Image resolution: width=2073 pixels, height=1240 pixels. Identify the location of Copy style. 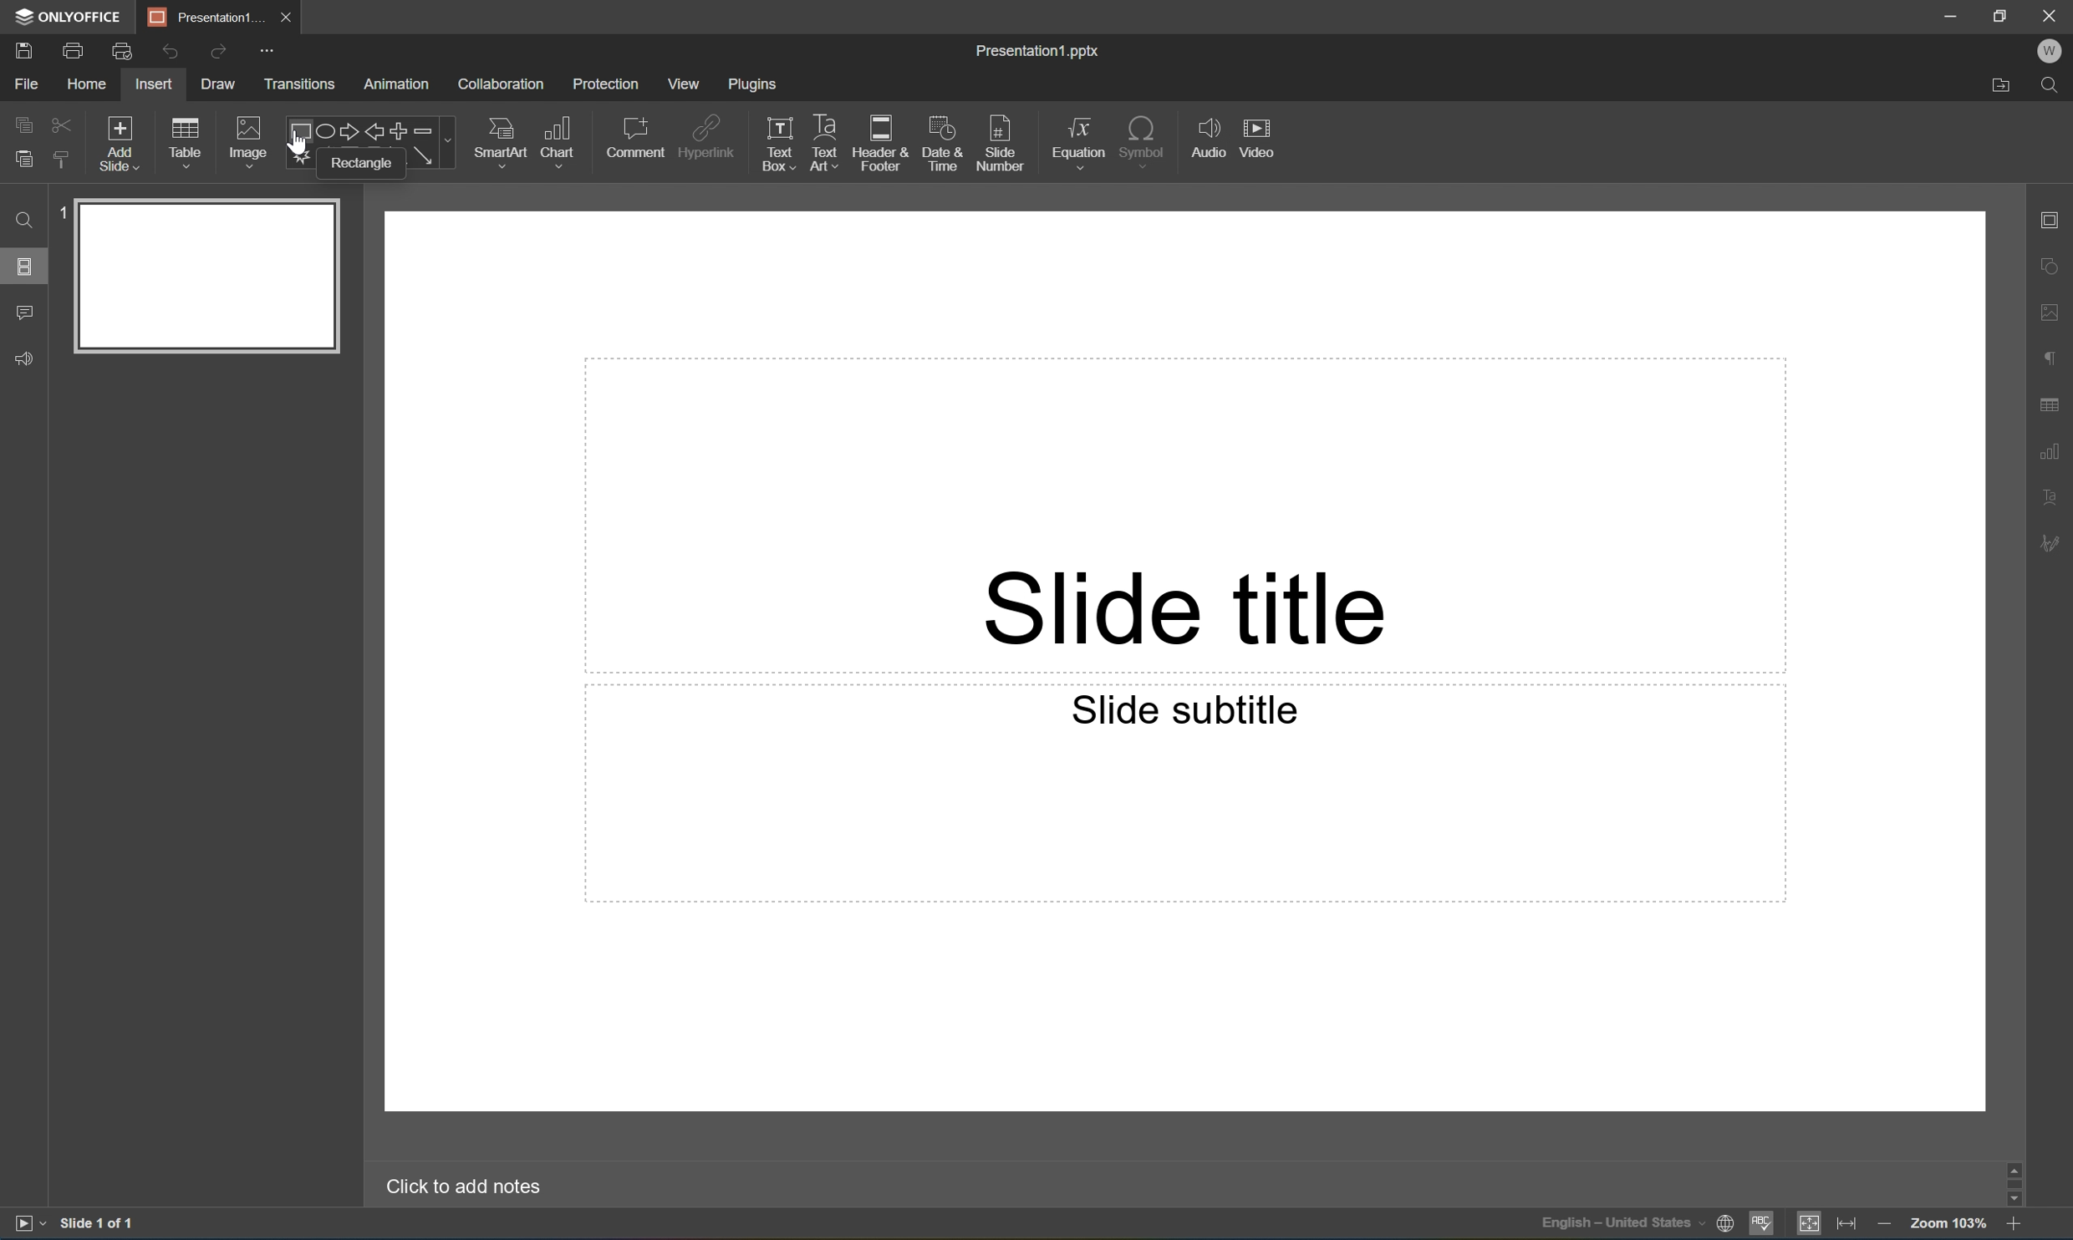
(64, 160).